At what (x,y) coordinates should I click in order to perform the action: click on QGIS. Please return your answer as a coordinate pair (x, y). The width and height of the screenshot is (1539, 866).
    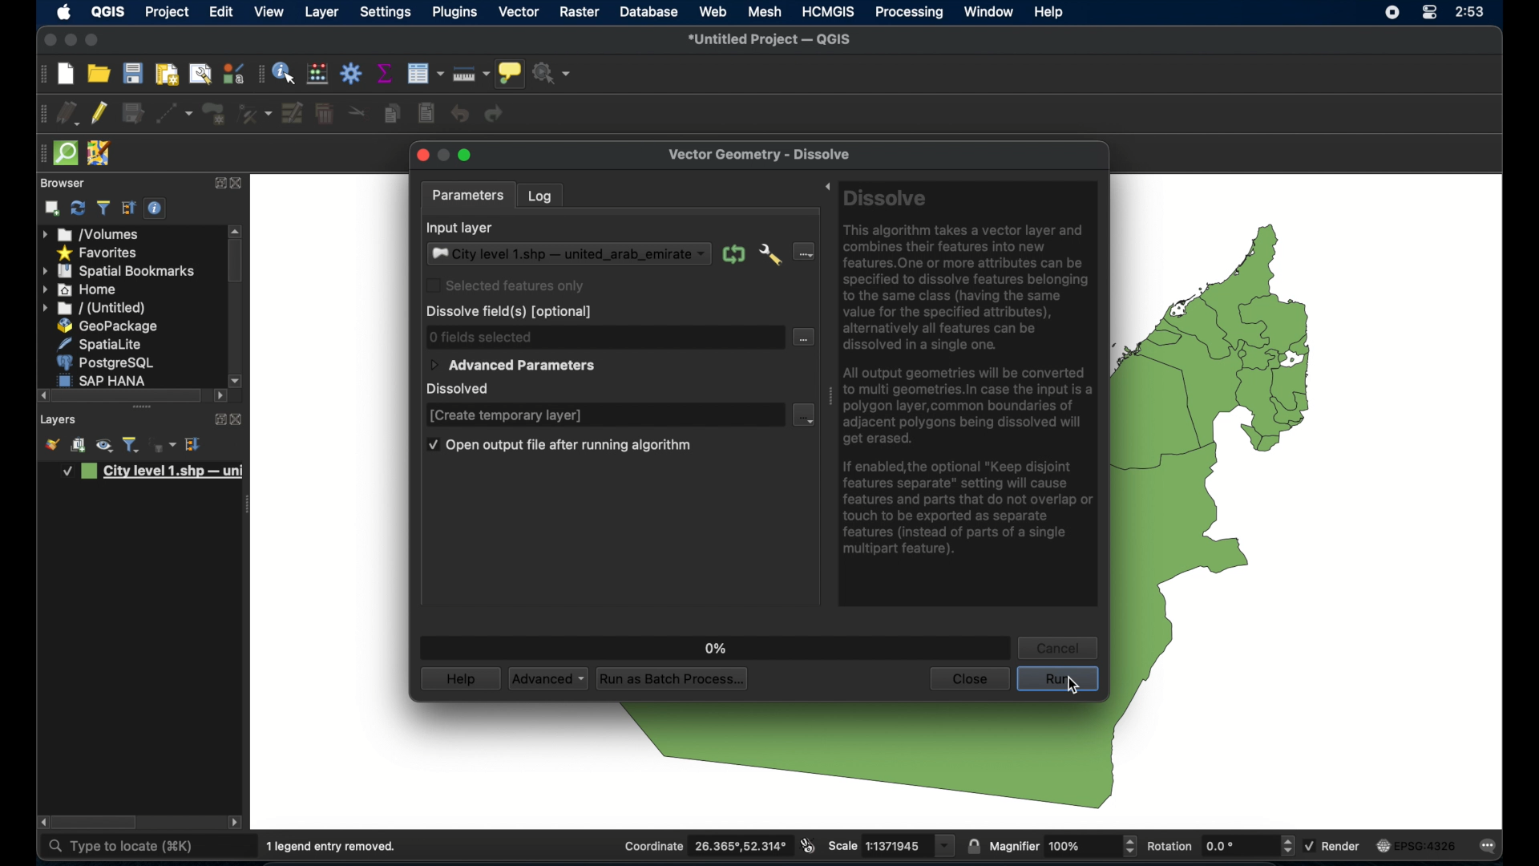
    Looking at the image, I should click on (107, 13).